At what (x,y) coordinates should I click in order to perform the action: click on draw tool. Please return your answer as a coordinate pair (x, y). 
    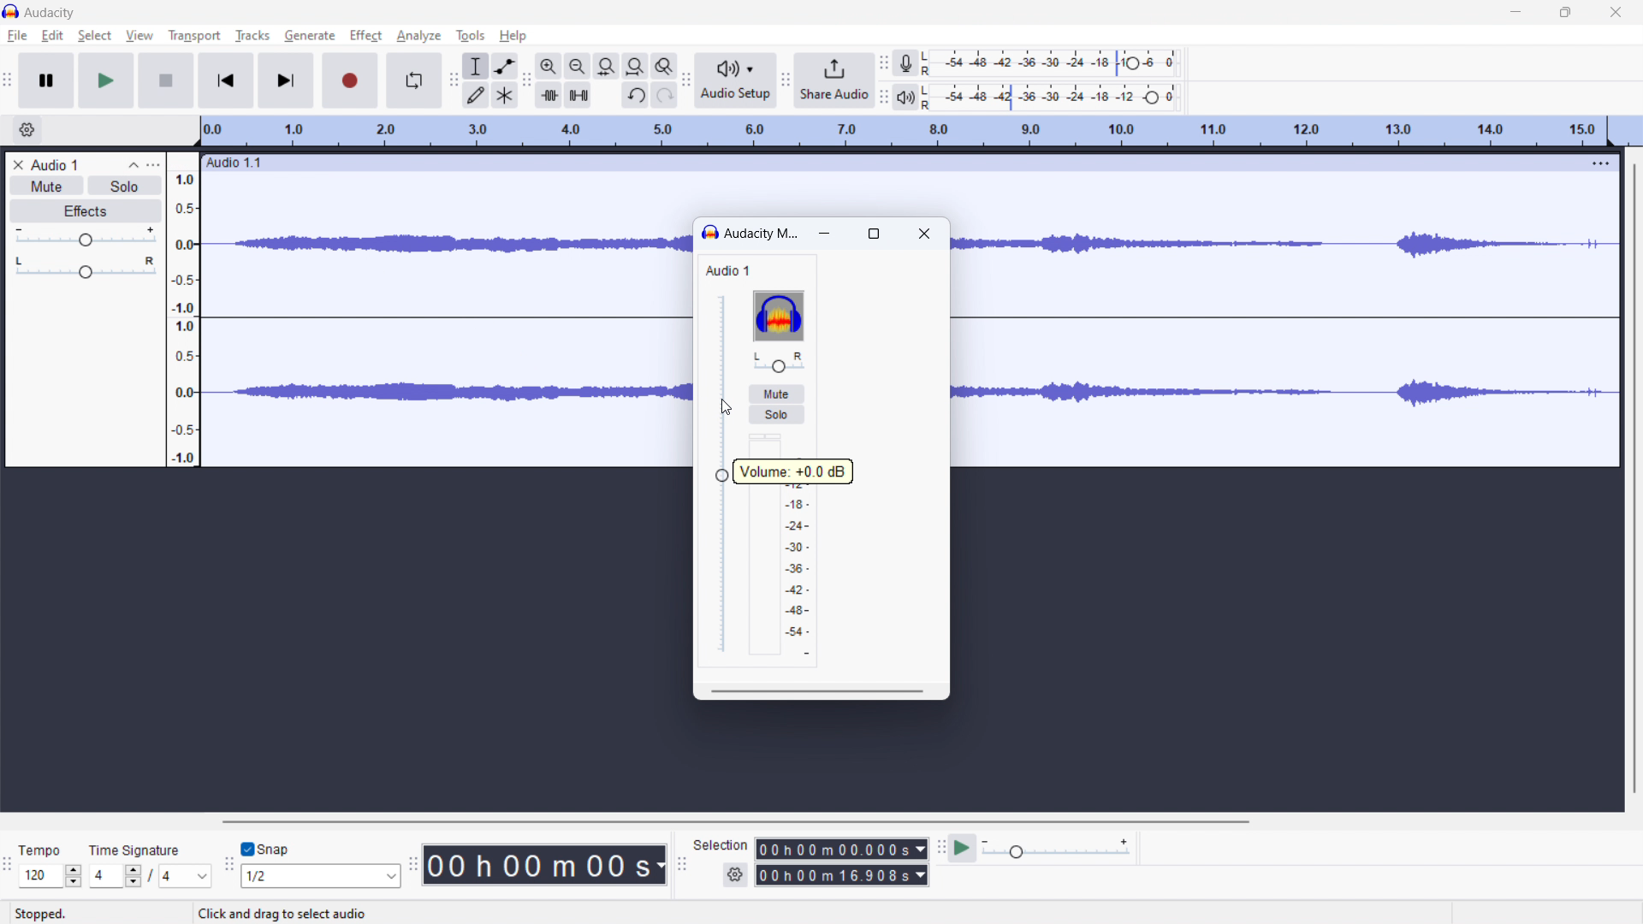
    Looking at the image, I should click on (474, 94).